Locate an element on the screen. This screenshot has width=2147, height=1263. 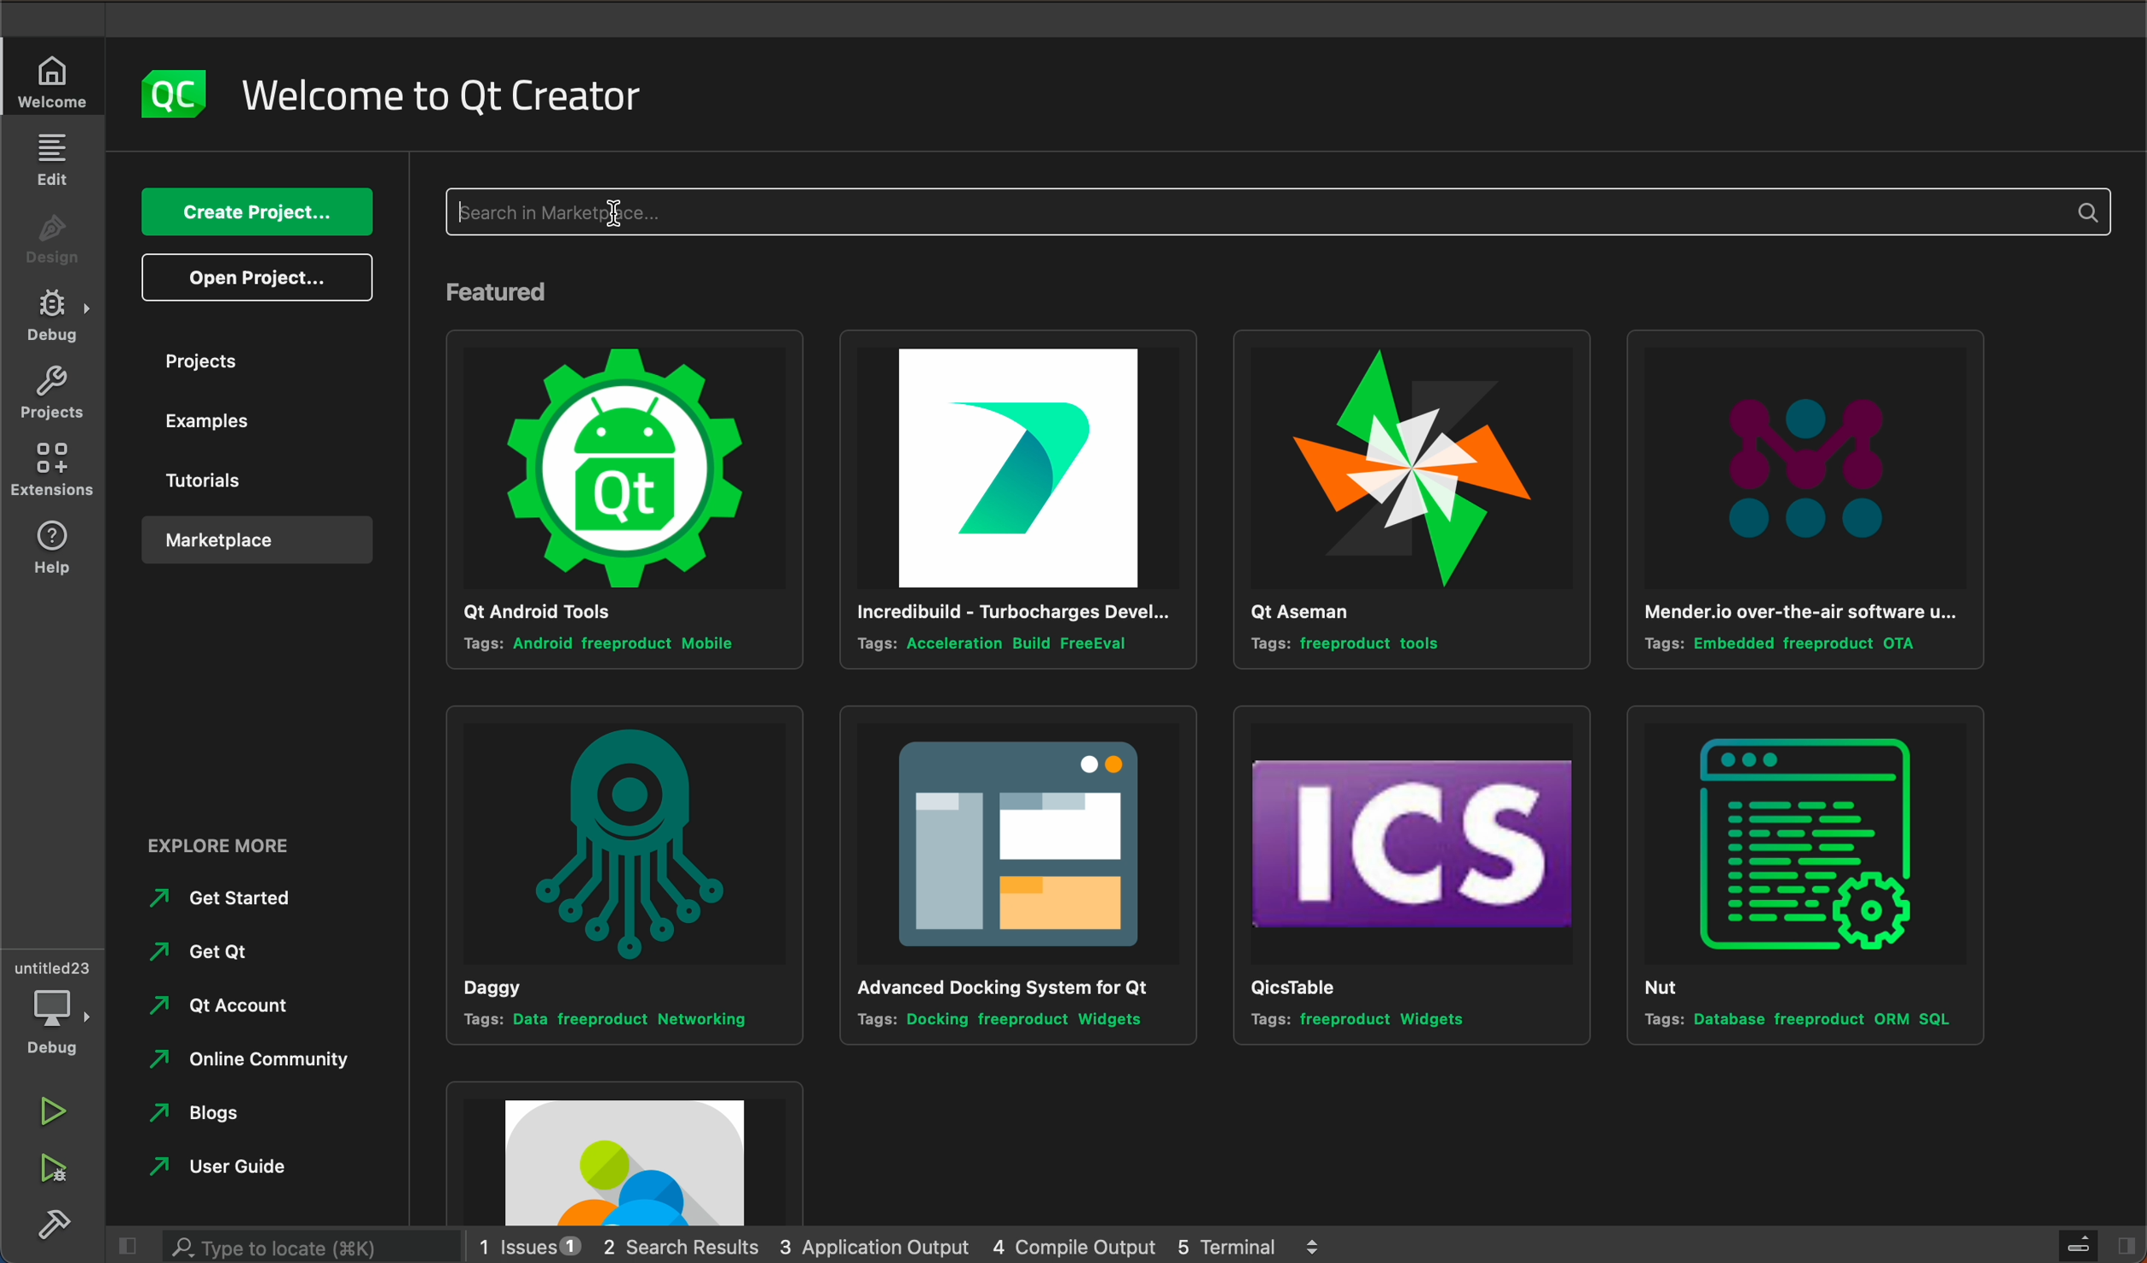
 is located at coordinates (1008, 499).